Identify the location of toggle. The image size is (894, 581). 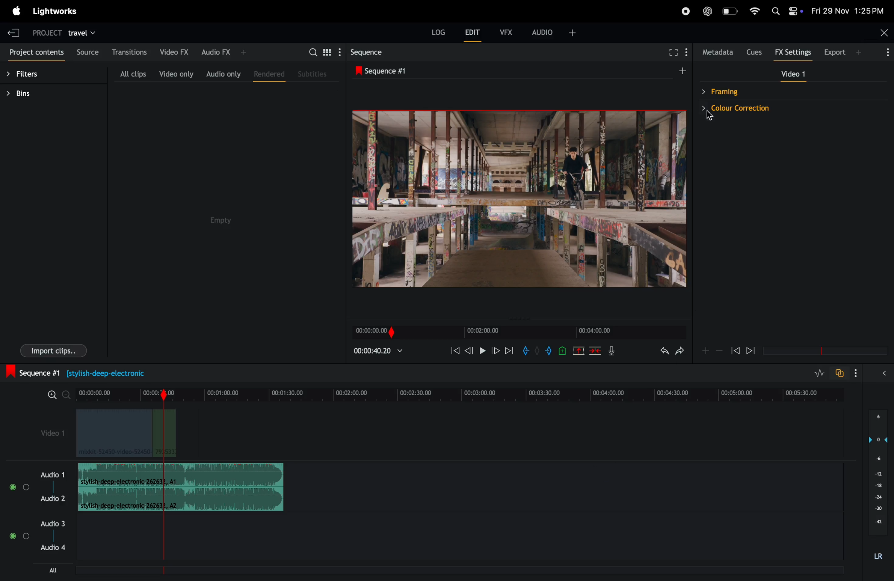
(12, 536).